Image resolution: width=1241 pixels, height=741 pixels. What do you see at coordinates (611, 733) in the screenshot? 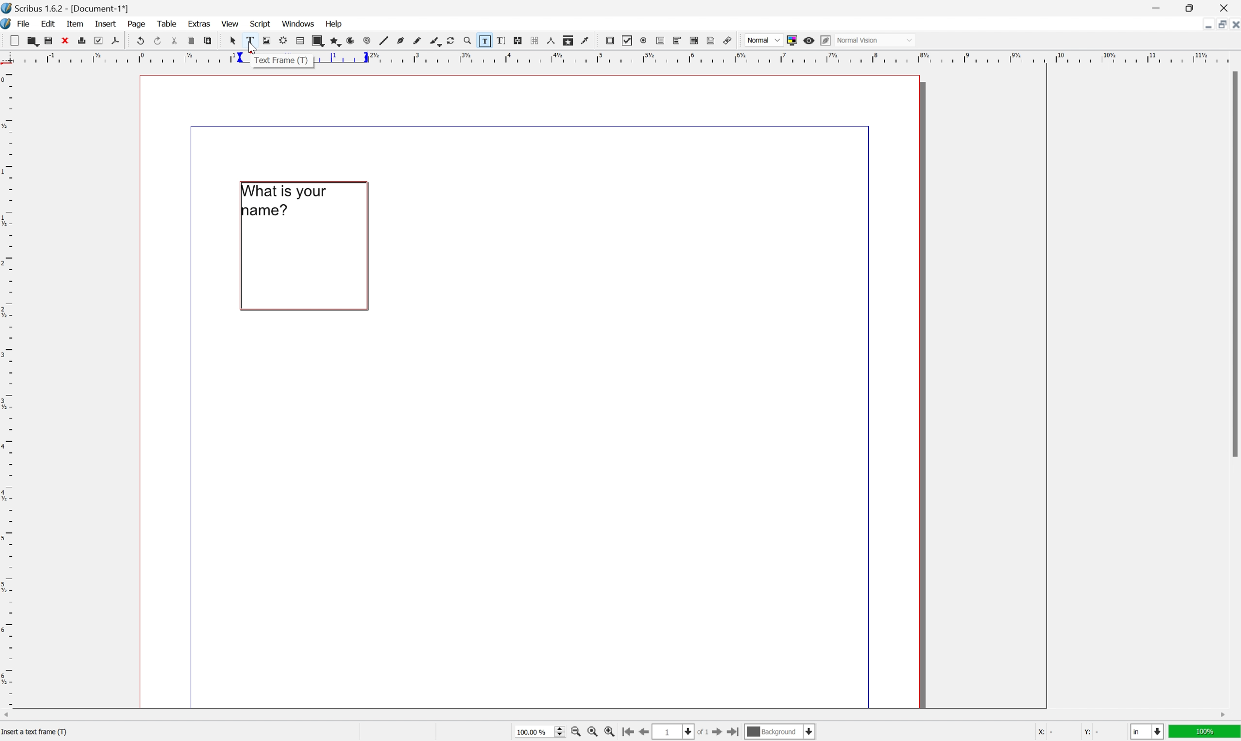
I see `zoom in` at bounding box center [611, 733].